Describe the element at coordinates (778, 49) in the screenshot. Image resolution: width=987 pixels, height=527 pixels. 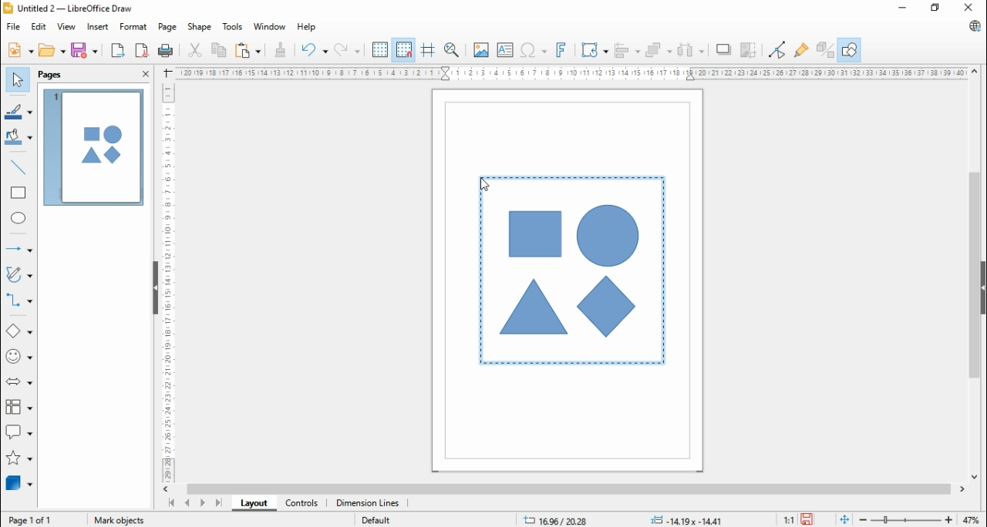
I see `toggle point edit mode` at that location.